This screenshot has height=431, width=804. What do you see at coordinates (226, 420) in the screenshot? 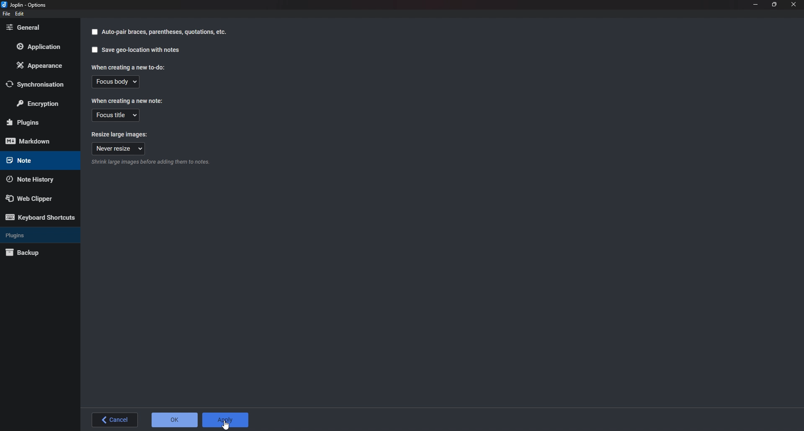
I see `Cursor on Apply` at bounding box center [226, 420].